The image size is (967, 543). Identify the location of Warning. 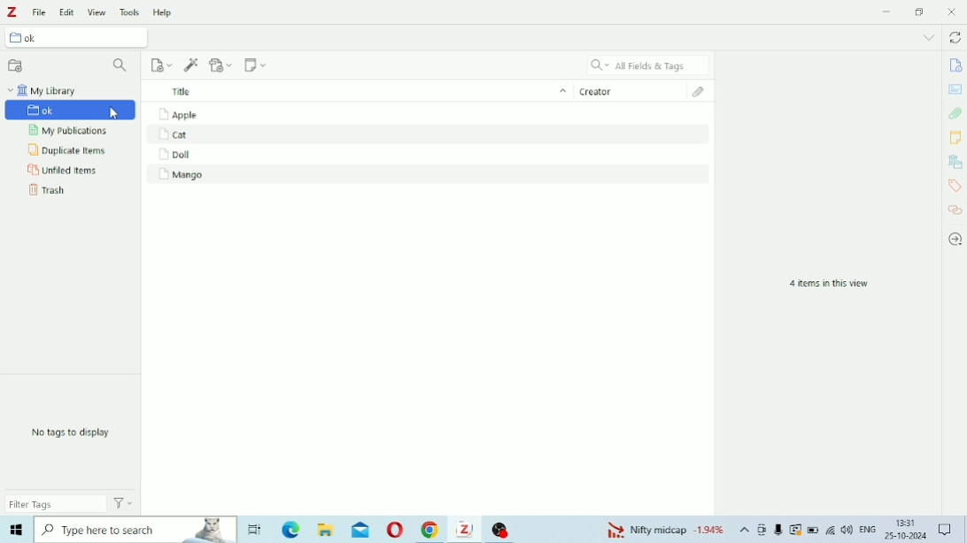
(796, 530).